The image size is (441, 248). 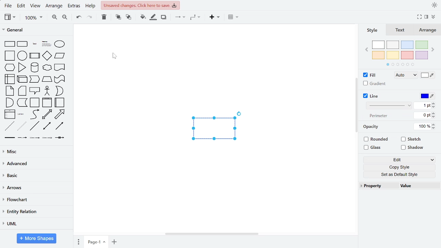 What do you see at coordinates (143, 18) in the screenshot?
I see `fill color` at bounding box center [143, 18].